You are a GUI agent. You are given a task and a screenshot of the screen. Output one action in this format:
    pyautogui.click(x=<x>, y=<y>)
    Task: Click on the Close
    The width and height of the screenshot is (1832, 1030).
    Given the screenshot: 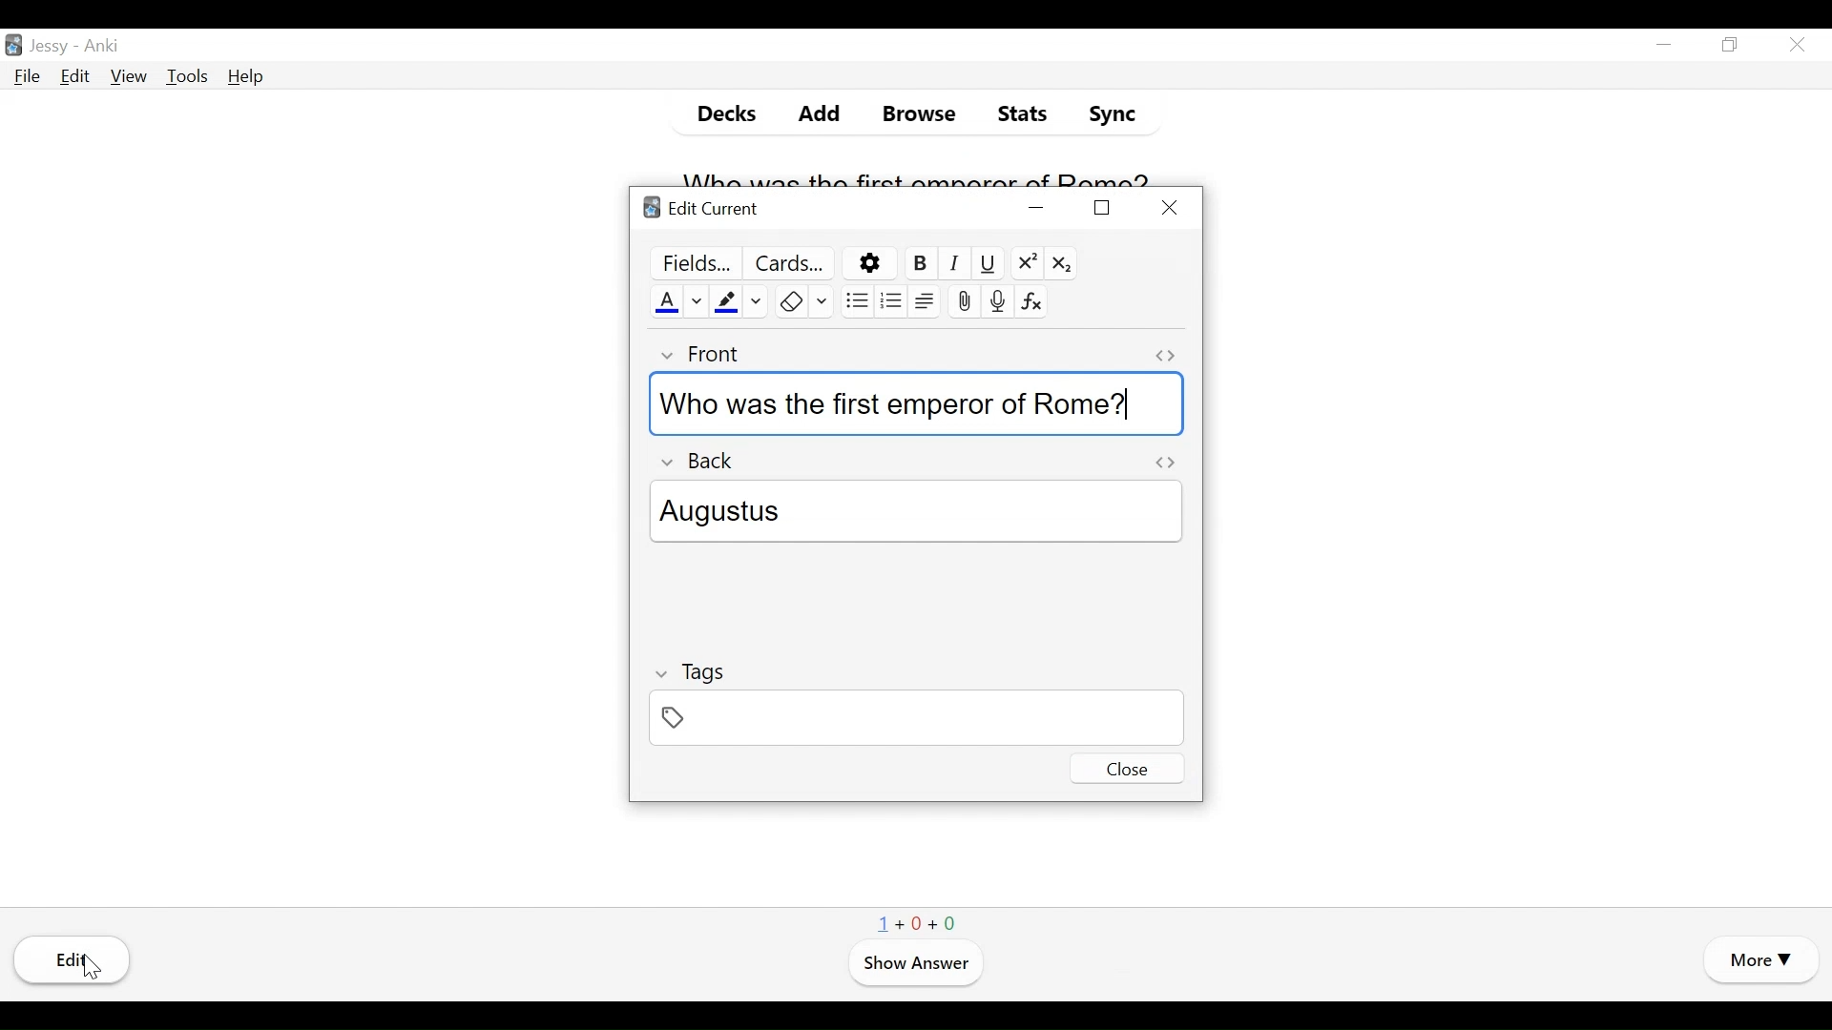 What is the action you would take?
    pyautogui.click(x=1169, y=208)
    